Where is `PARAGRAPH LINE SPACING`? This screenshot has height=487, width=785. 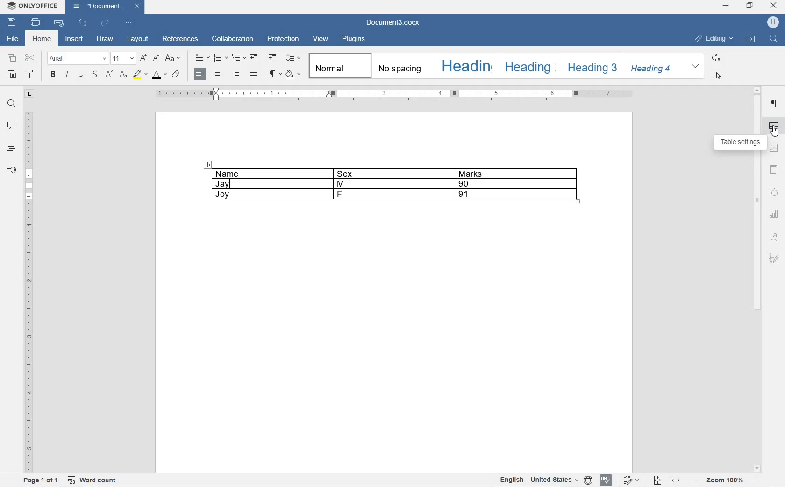
PARAGRAPH LINE SPACING is located at coordinates (293, 58).